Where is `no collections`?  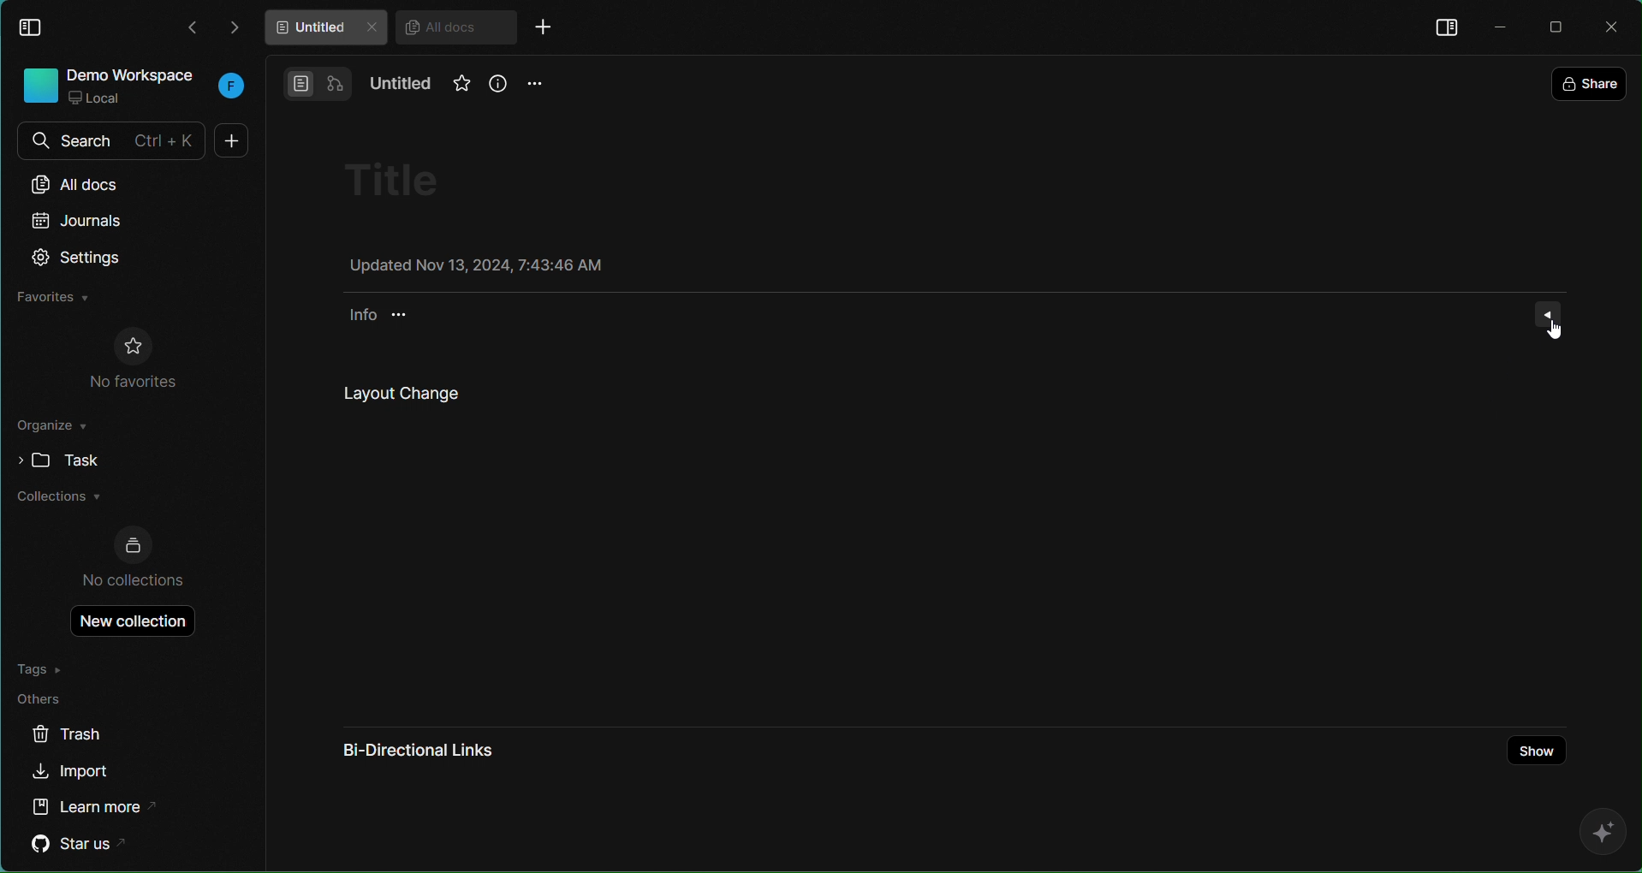
no collections is located at coordinates (134, 557).